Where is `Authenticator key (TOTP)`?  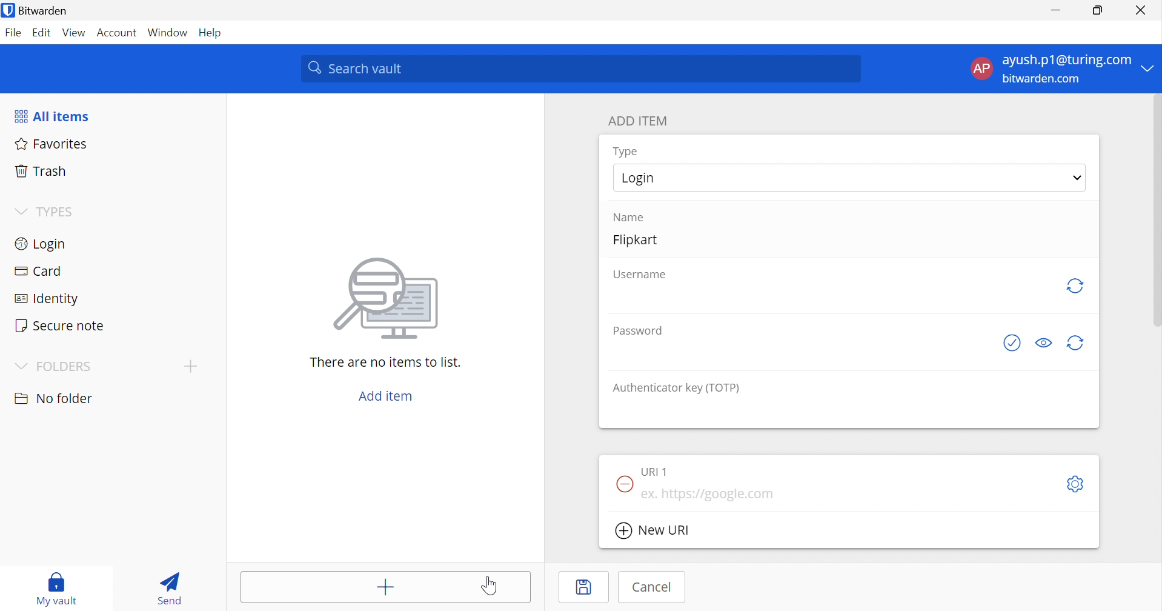 Authenticator key (TOTP) is located at coordinates (677, 389).